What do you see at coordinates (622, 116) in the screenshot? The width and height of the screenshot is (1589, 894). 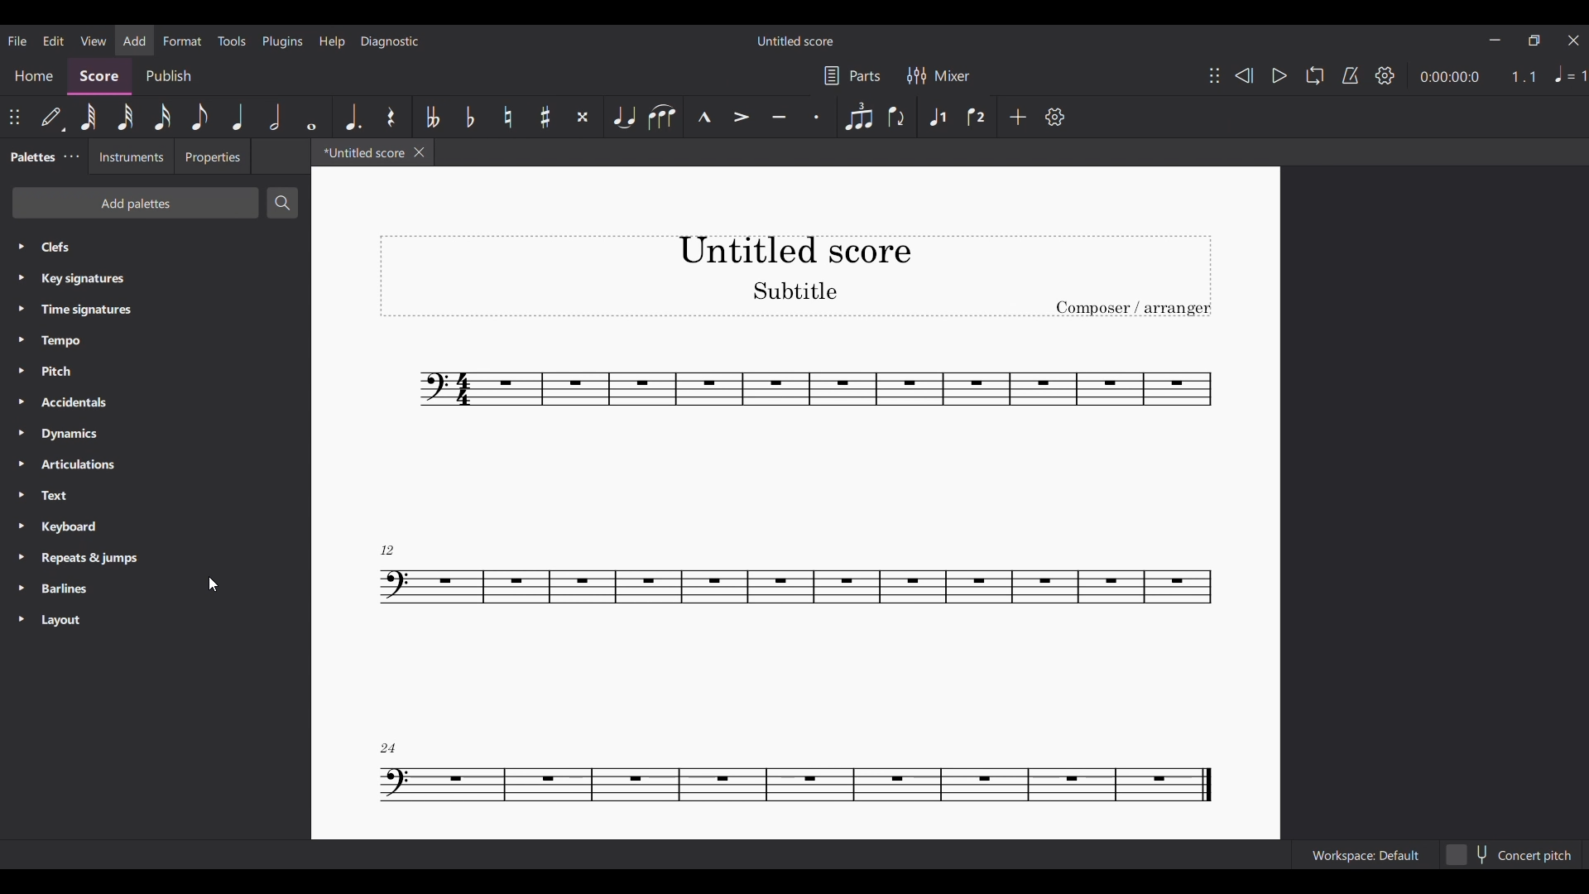 I see `Toggle natural` at bounding box center [622, 116].